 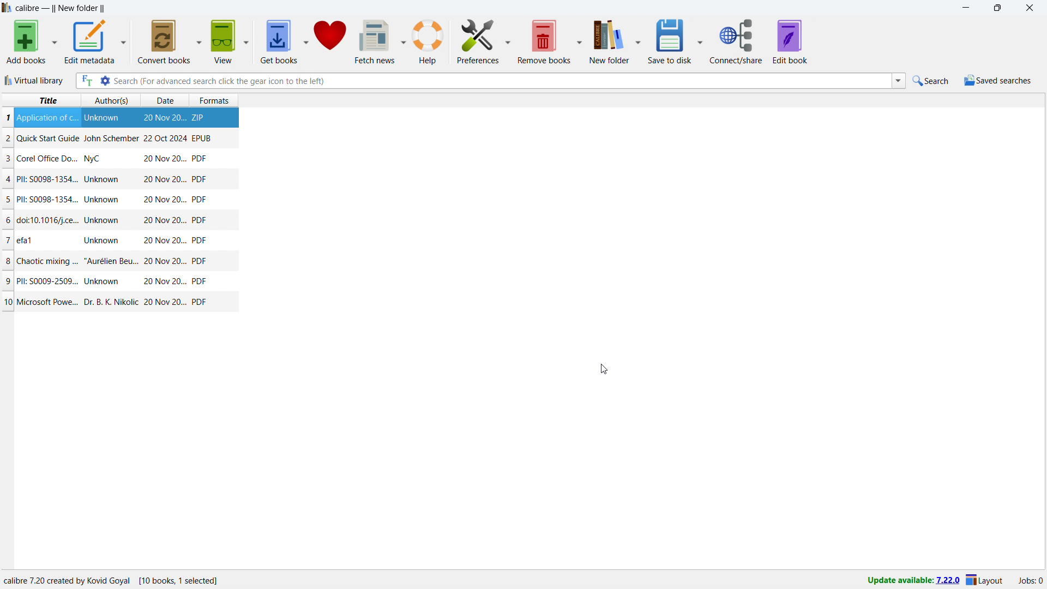 What do you see at coordinates (103, 180) in the screenshot?
I see `Author` at bounding box center [103, 180].